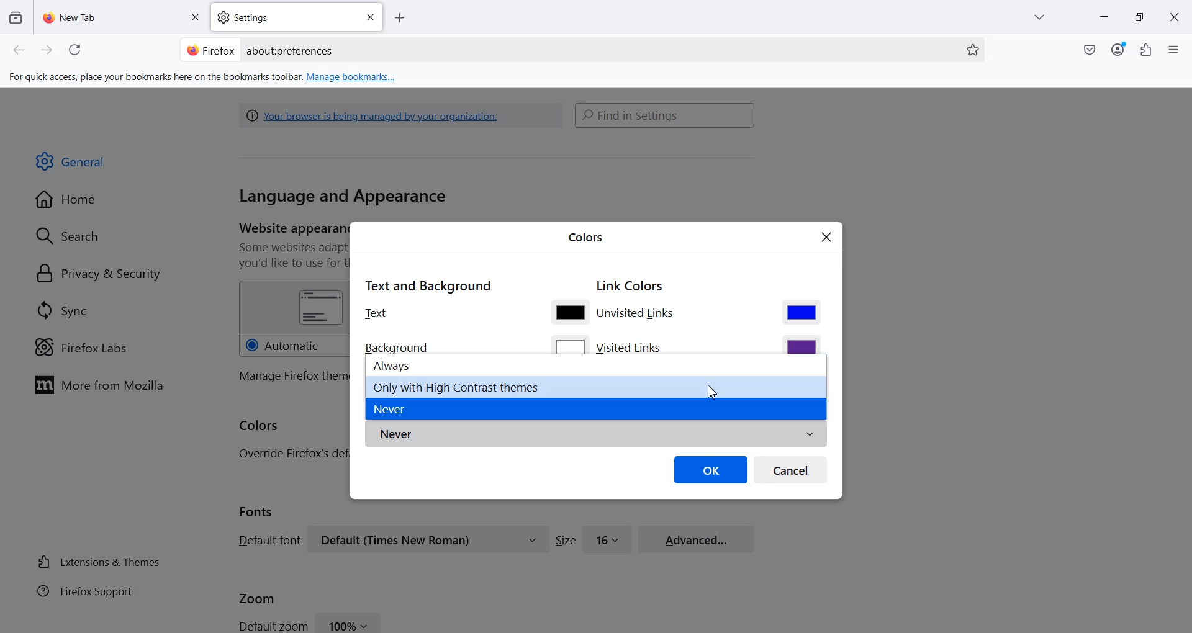 The width and height of the screenshot is (1192, 633). I want to click on Extensions, so click(1147, 50).